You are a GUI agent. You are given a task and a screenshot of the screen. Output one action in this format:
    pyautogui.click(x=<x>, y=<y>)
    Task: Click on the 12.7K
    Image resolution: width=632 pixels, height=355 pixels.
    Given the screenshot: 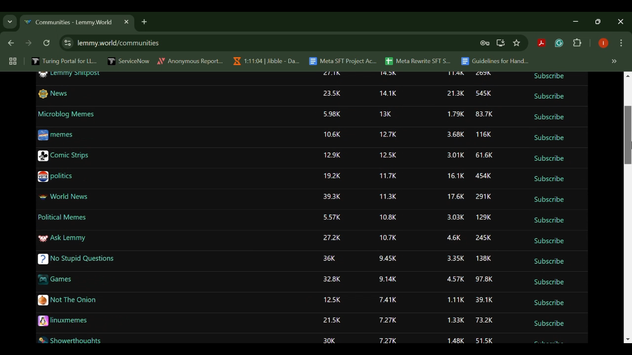 What is the action you would take?
    pyautogui.click(x=388, y=135)
    